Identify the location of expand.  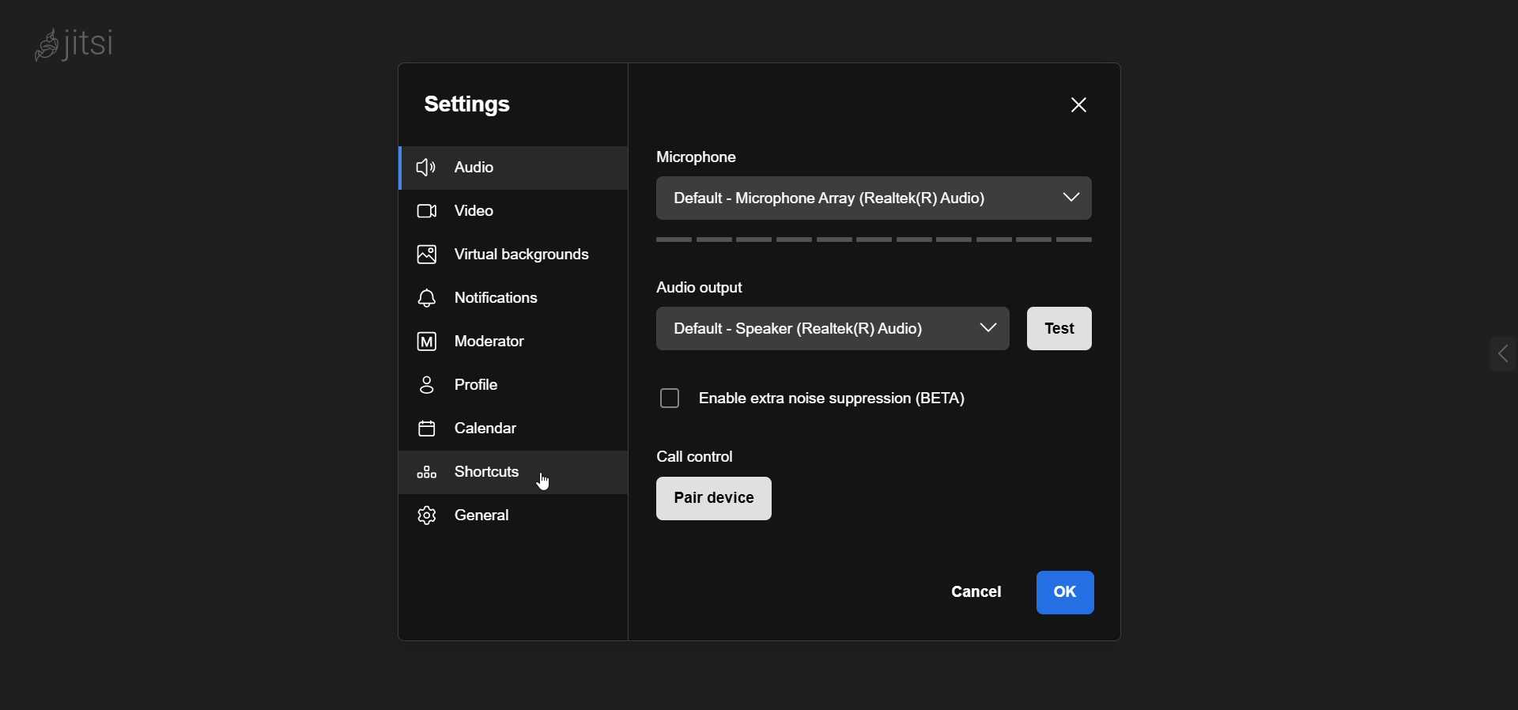
(1484, 354).